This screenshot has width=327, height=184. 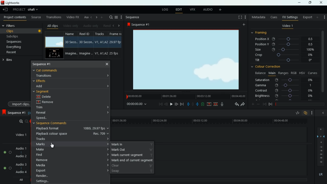 I want to click on close, so click(x=322, y=3).